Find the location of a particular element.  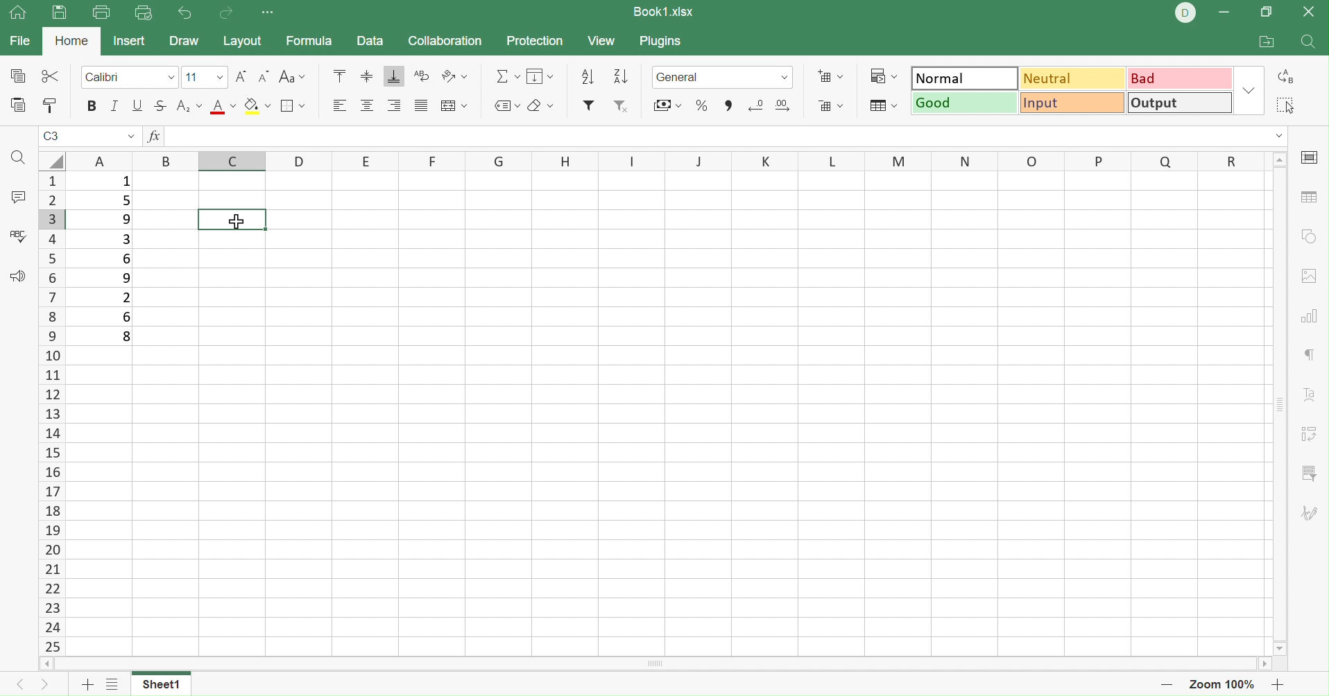

Underline is located at coordinates (137, 106).